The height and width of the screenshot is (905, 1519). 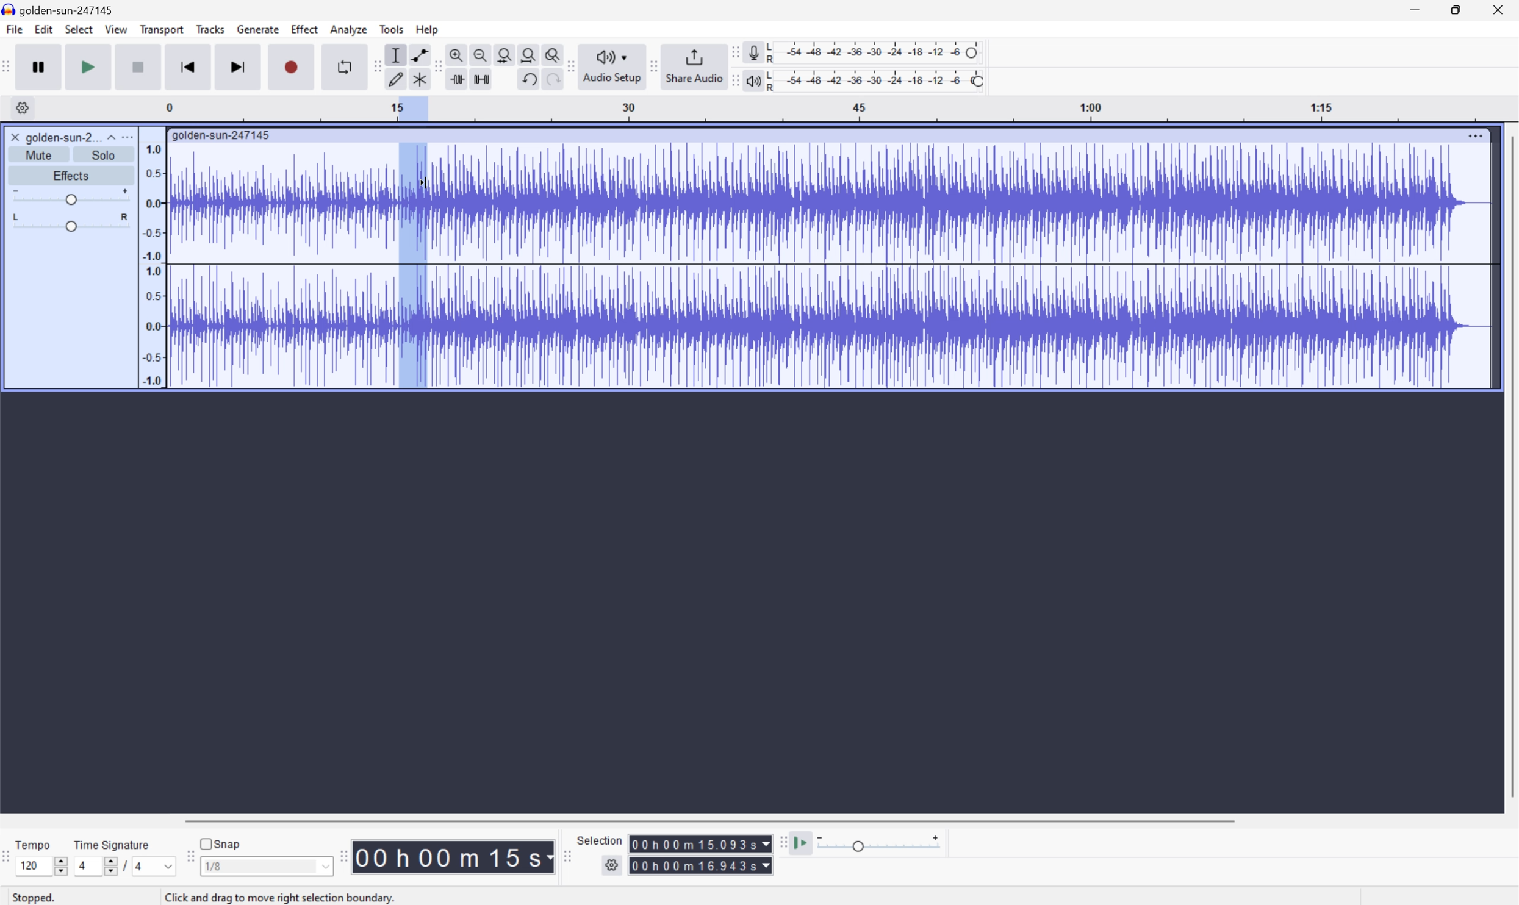 I want to click on Skip to end, so click(x=239, y=66).